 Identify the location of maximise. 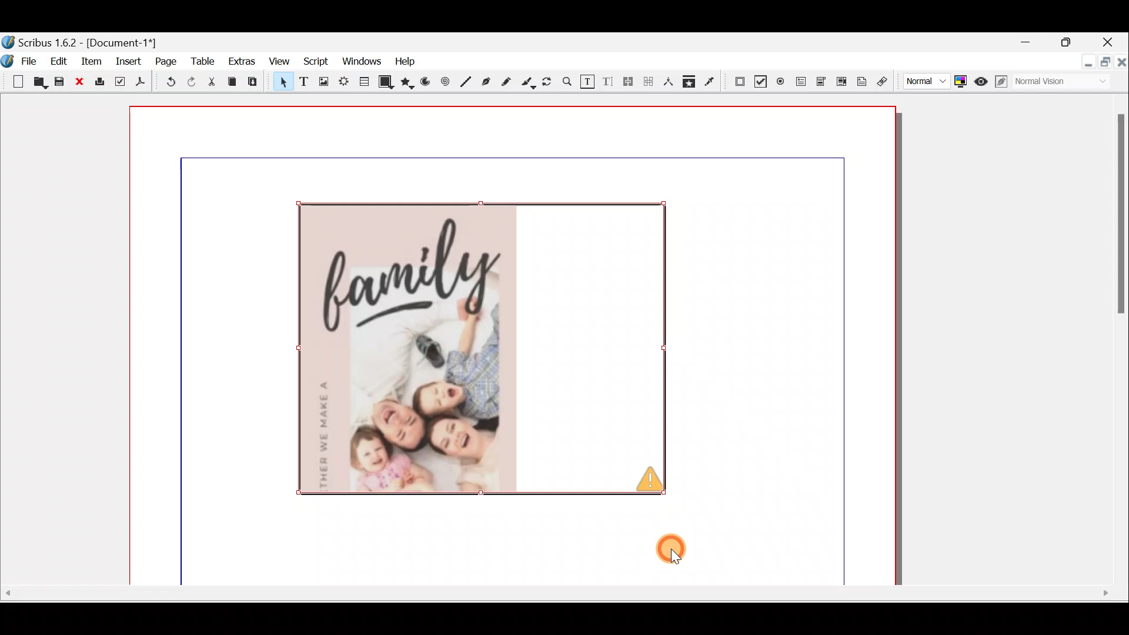
(1070, 44).